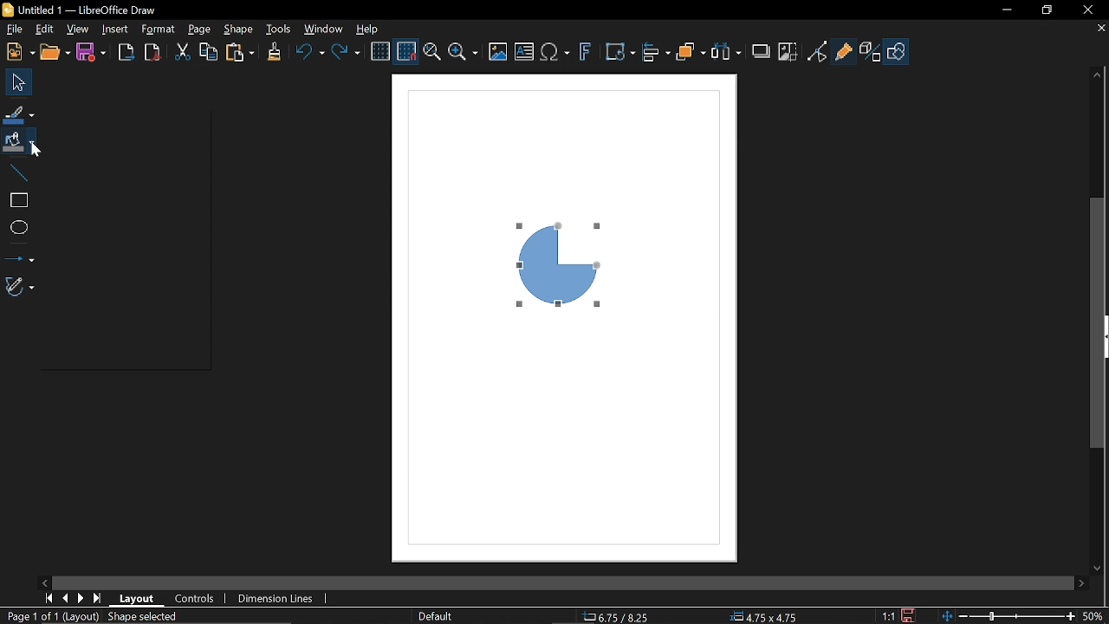 The width and height of the screenshot is (1109, 624). I want to click on Default (Slide master name), so click(438, 616).